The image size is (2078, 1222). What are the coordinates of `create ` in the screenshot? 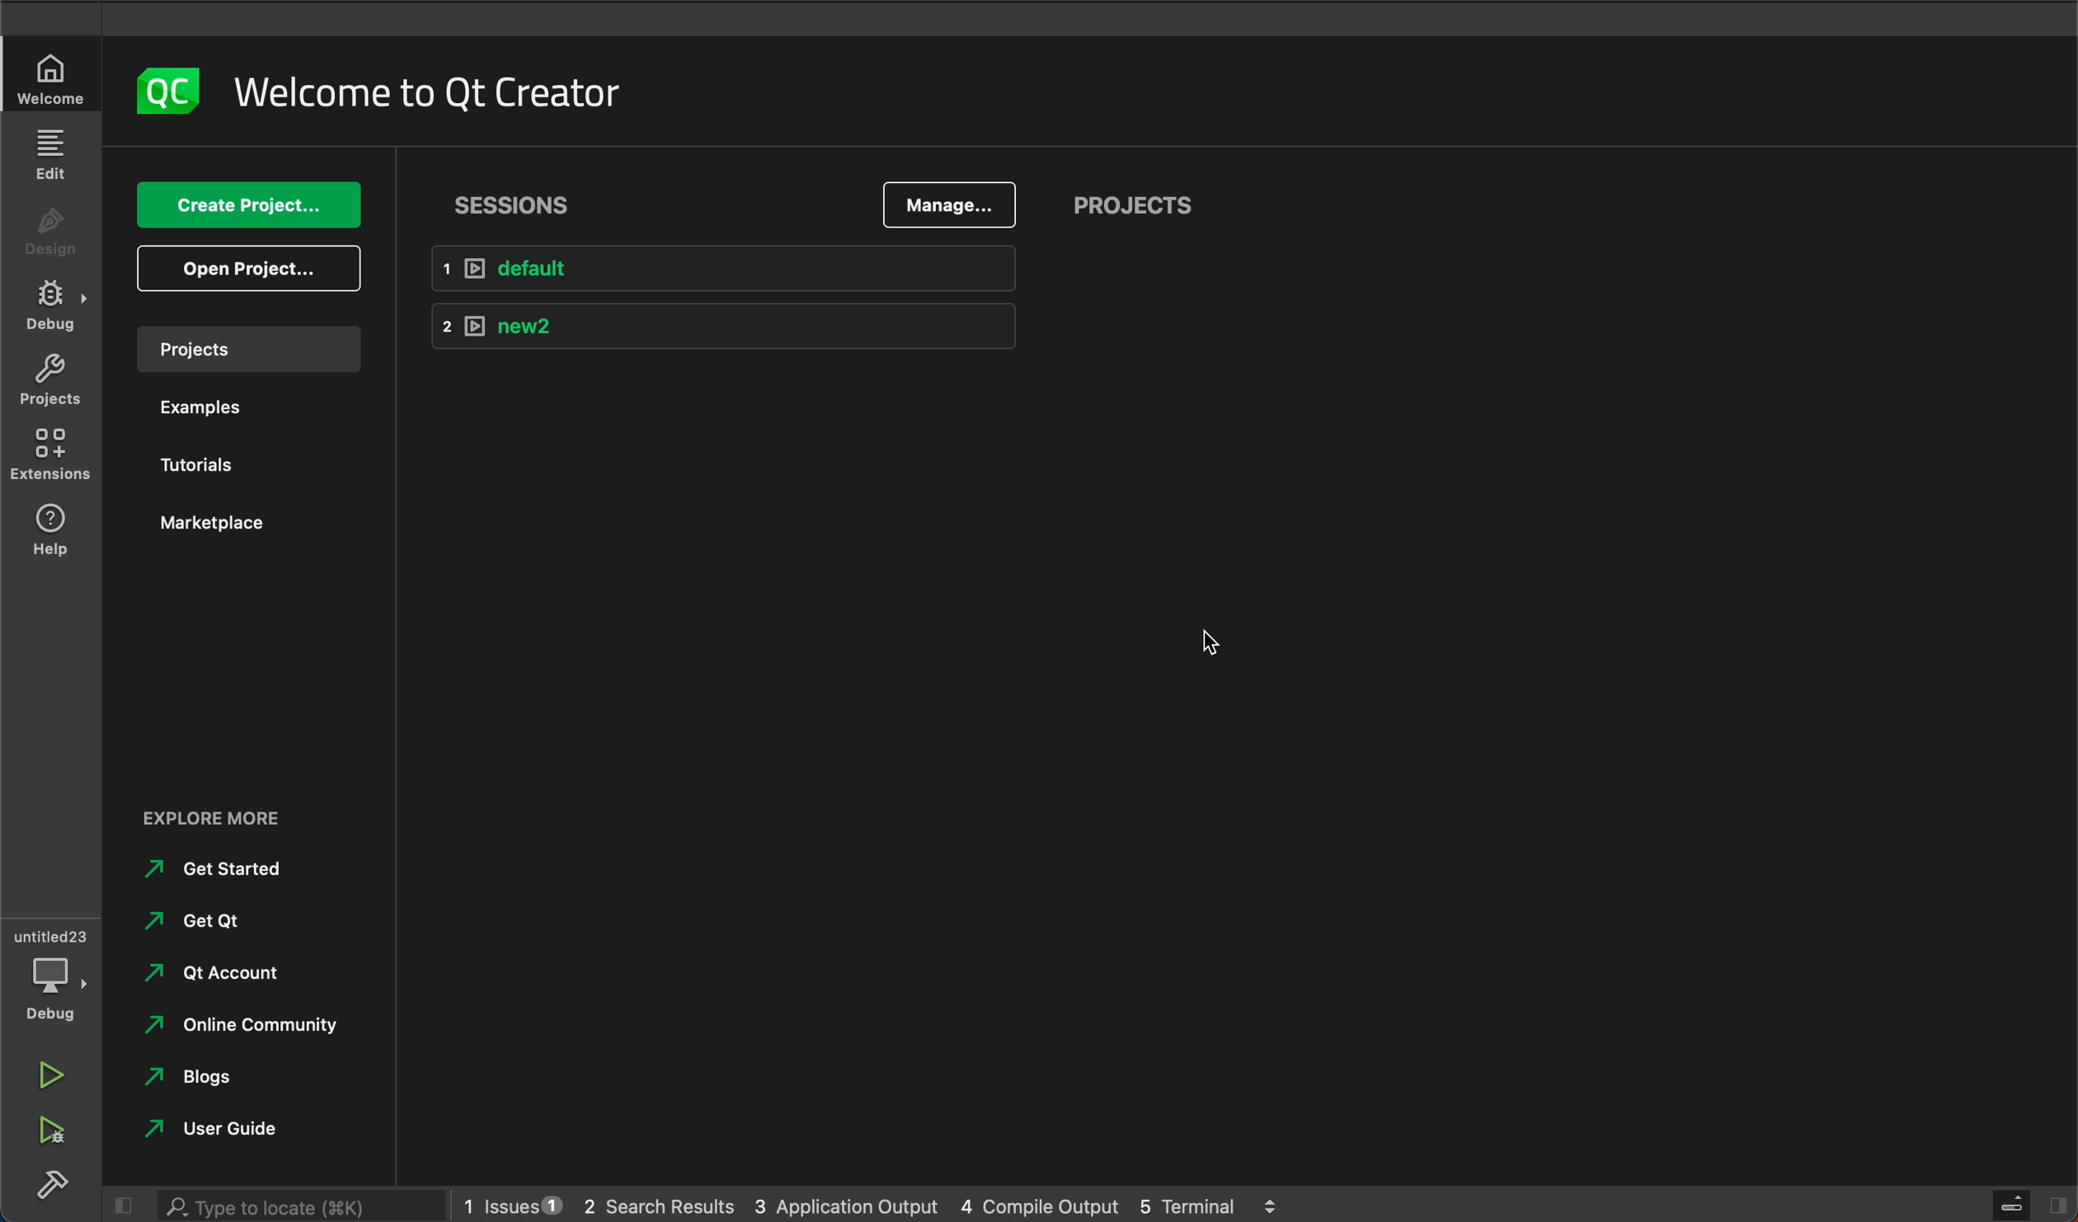 It's located at (247, 207).